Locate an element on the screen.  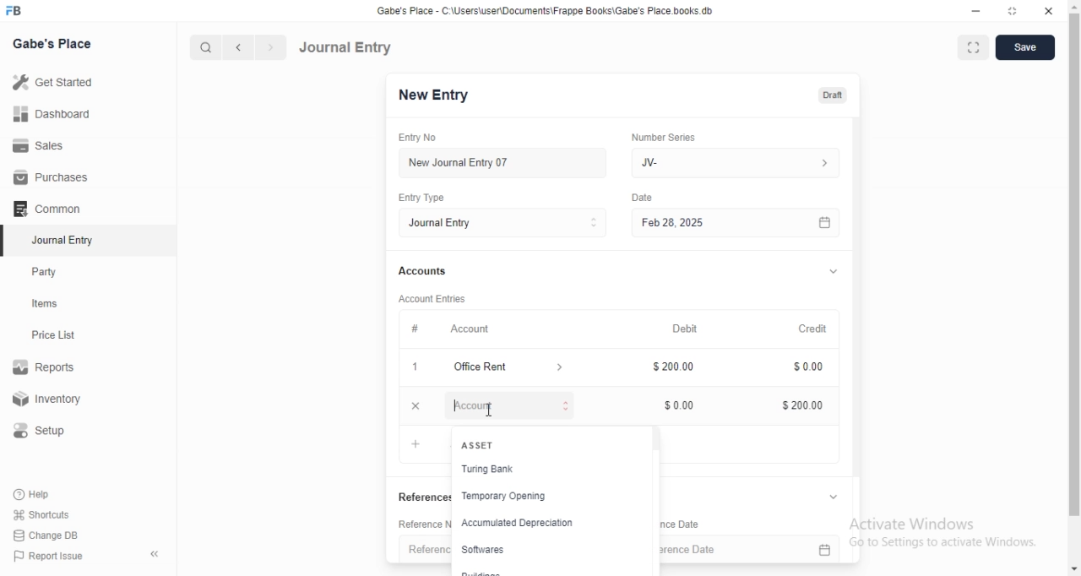
‘Report Issue is located at coordinates (46, 556).